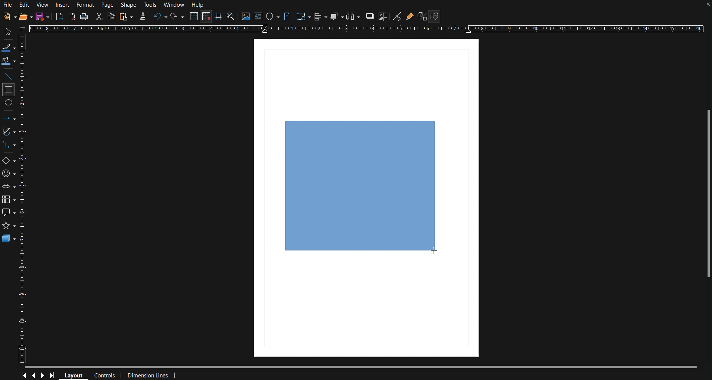 The height and width of the screenshot is (380, 712). I want to click on Flowchart, so click(9, 200).